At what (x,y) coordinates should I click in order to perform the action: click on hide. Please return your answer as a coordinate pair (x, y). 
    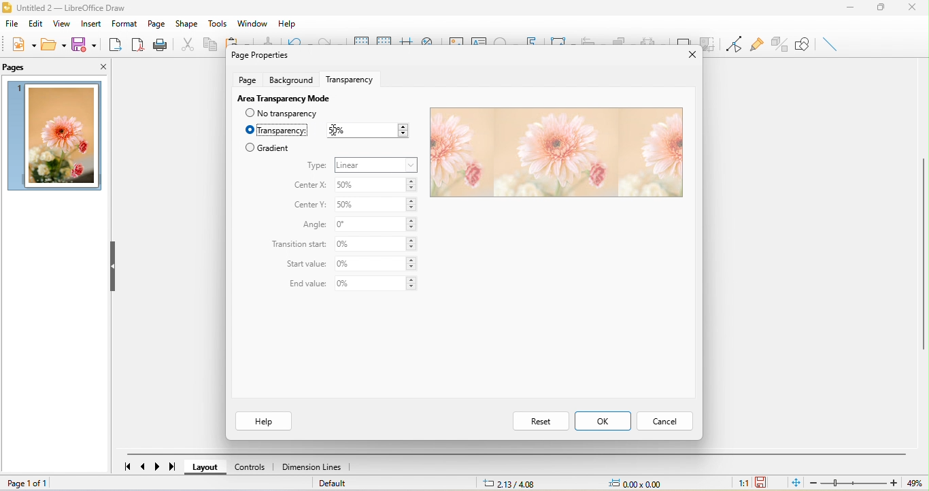
    Looking at the image, I should click on (115, 268).